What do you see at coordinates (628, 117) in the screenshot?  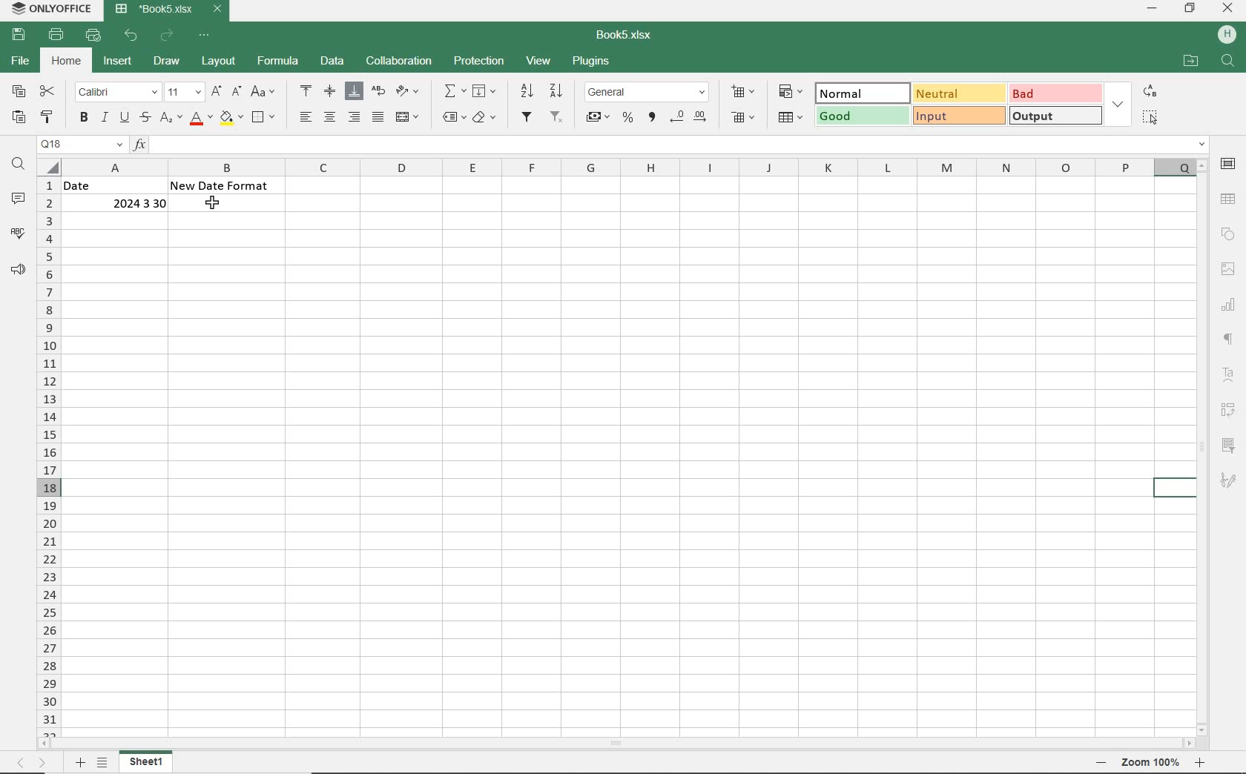 I see `PERCENT STYLE` at bounding box center [628, 117].